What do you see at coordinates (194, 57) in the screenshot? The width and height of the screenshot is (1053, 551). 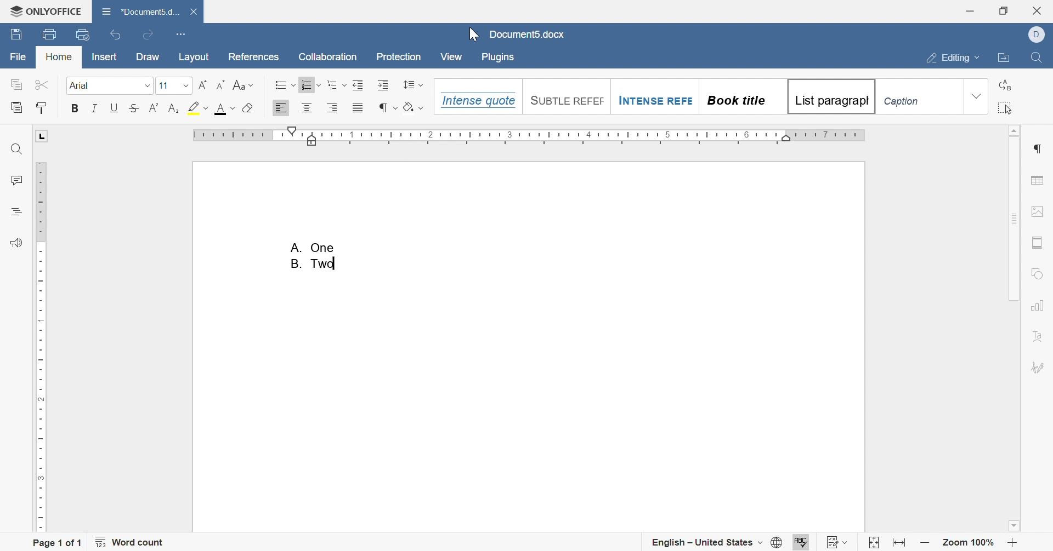 I see `layout` at bounding box center [194, 57].